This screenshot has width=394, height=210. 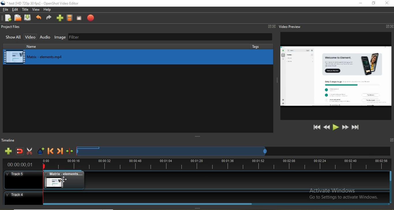 I want to click on Horizontal Scroll bar, so click(x=150, y=205).